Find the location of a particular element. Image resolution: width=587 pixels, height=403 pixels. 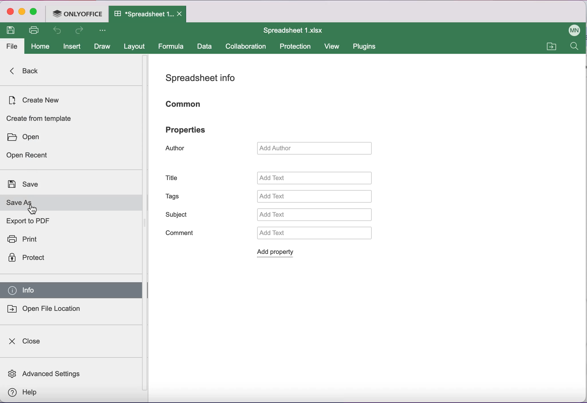

more options is located at coordinates (105, 32).